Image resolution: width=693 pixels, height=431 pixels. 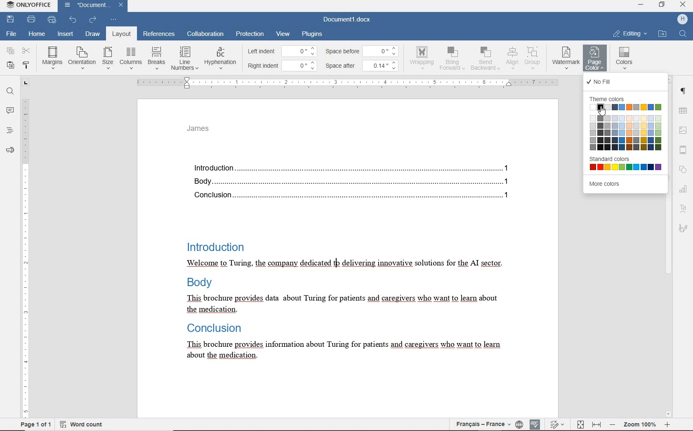 I want to click on insert, so click(x=64, y=35).